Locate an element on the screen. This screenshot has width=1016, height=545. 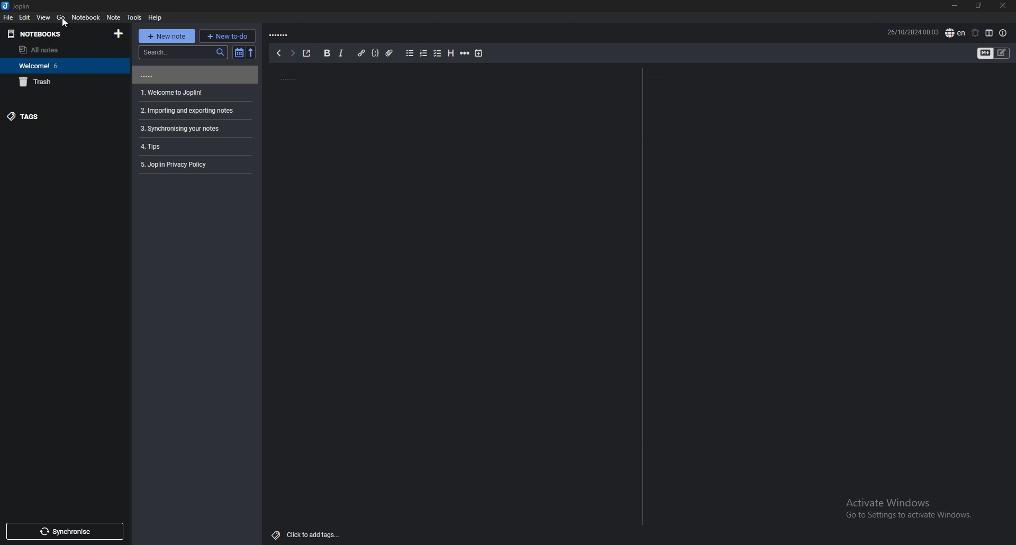
add attachment is located at coordinates (389, 53).